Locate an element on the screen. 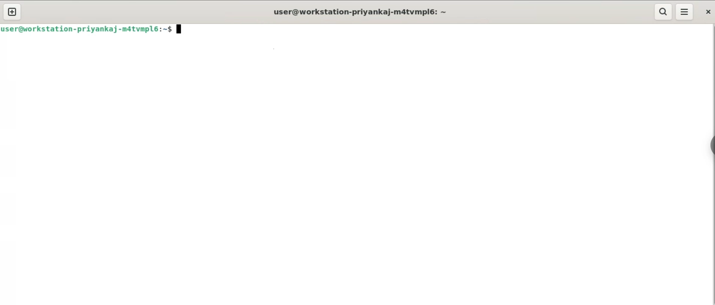 This screenshot has width=715, height=305. user@workstation-priyankaj-m4tvmplé: ~ is located at coordinates (361, 12).